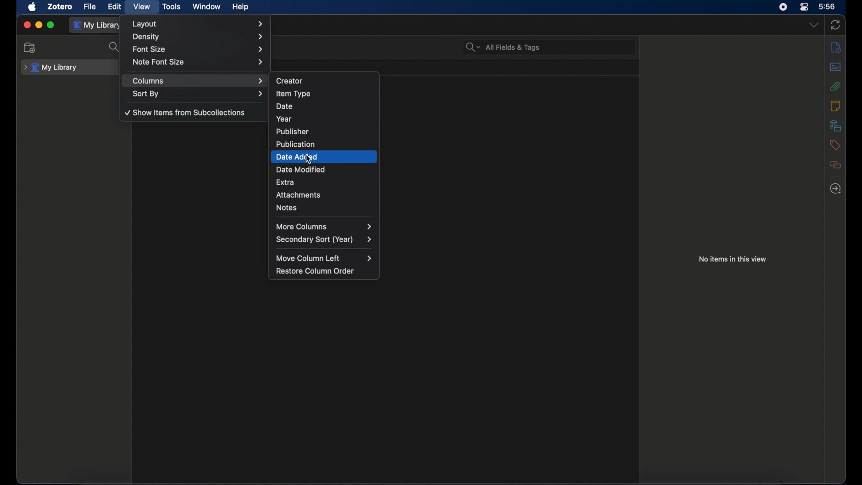 Image resolution: width=862 pixels, height=485 pixels. What do you see at coordinates (60, 7) in the screenshot?
I see `zotero` at bounding box center [60, 7].